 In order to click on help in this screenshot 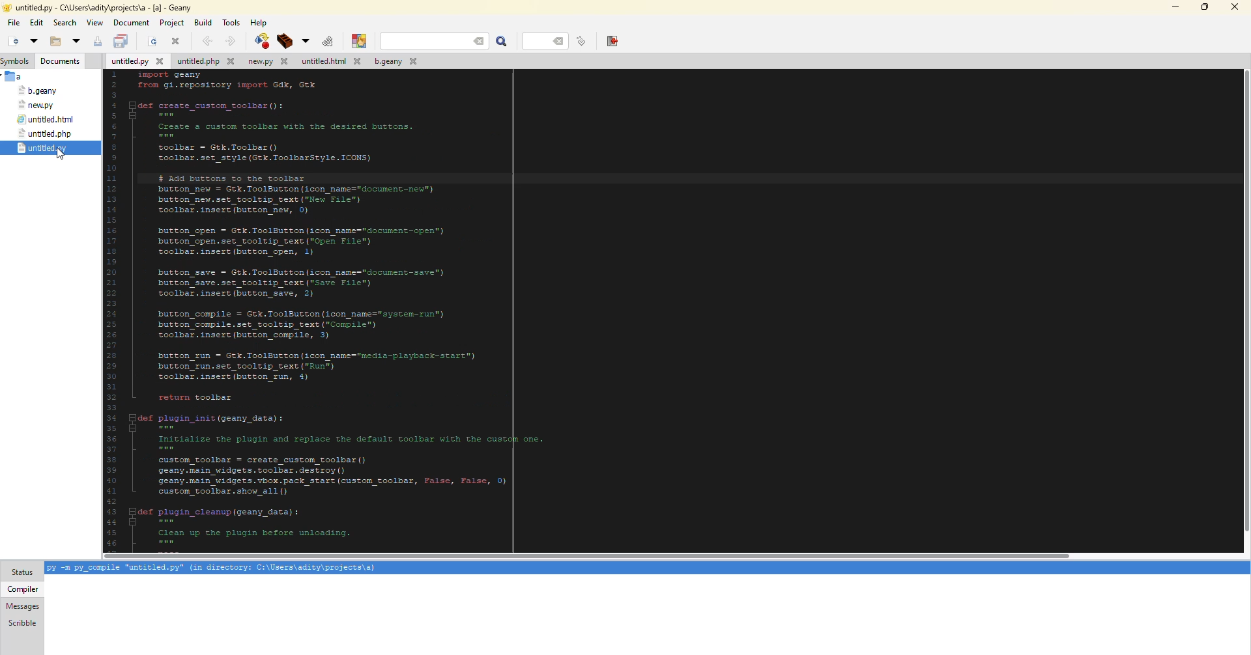, I will do `click(260, 22)`.